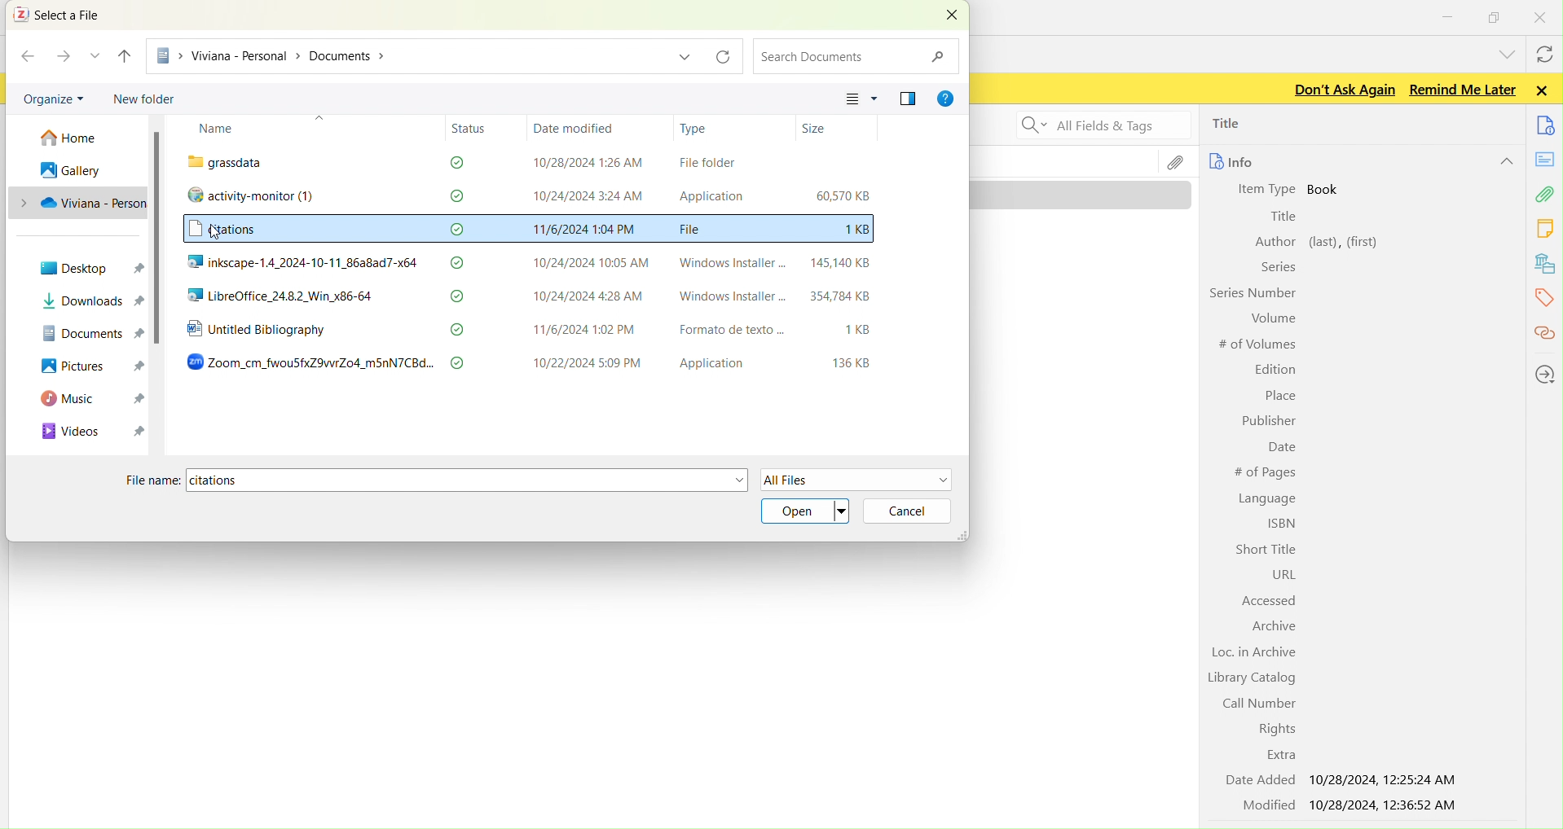  What do you see at coordinates (459, 362) in the screenshot?
I see `check` at bounding box center [459, 362].